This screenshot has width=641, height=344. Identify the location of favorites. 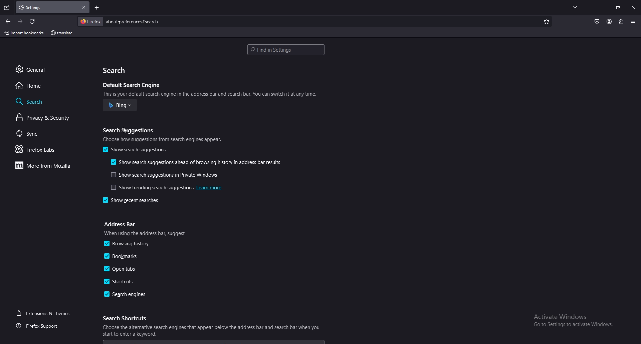
(545, 21).